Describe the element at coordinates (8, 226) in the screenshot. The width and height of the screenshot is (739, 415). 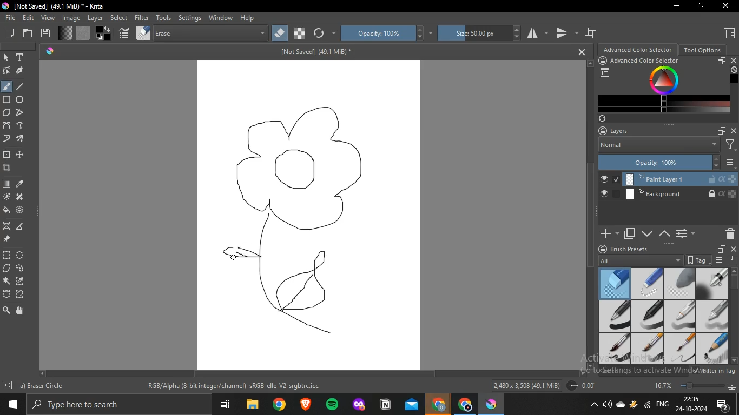
I see `assitant tool` at that location.